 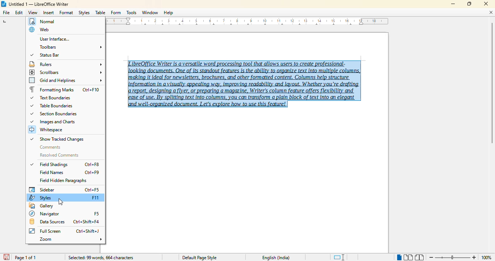 I want to click on tab stop, so click(x=8, y=22).